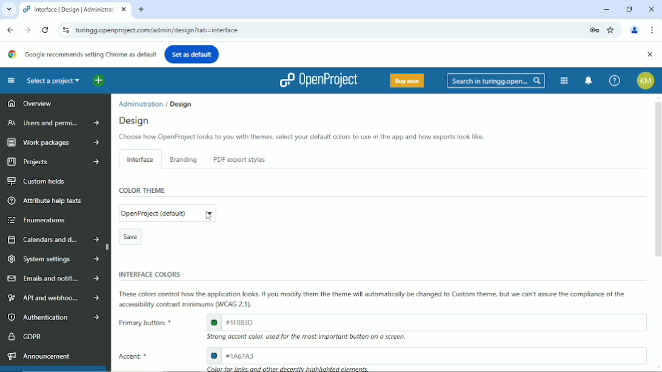 This screenshot has width=662, height=372. What do you see at coordinates (53, 279) in the screenshot?
I see `Emails and notifications` at bounding box center [53, 279].